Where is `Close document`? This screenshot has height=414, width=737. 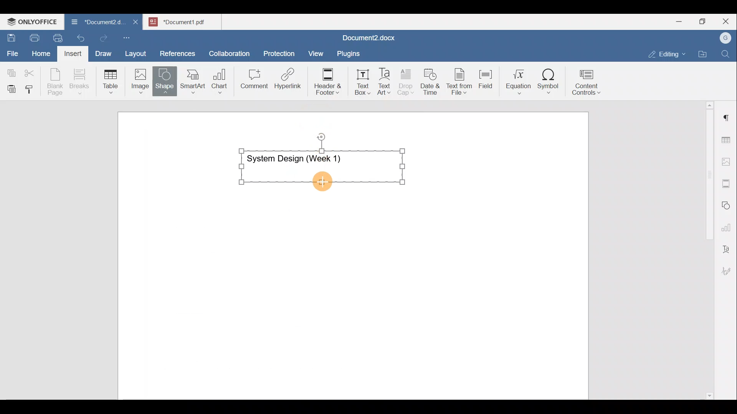 Close document is located at coordinates (136, 23).